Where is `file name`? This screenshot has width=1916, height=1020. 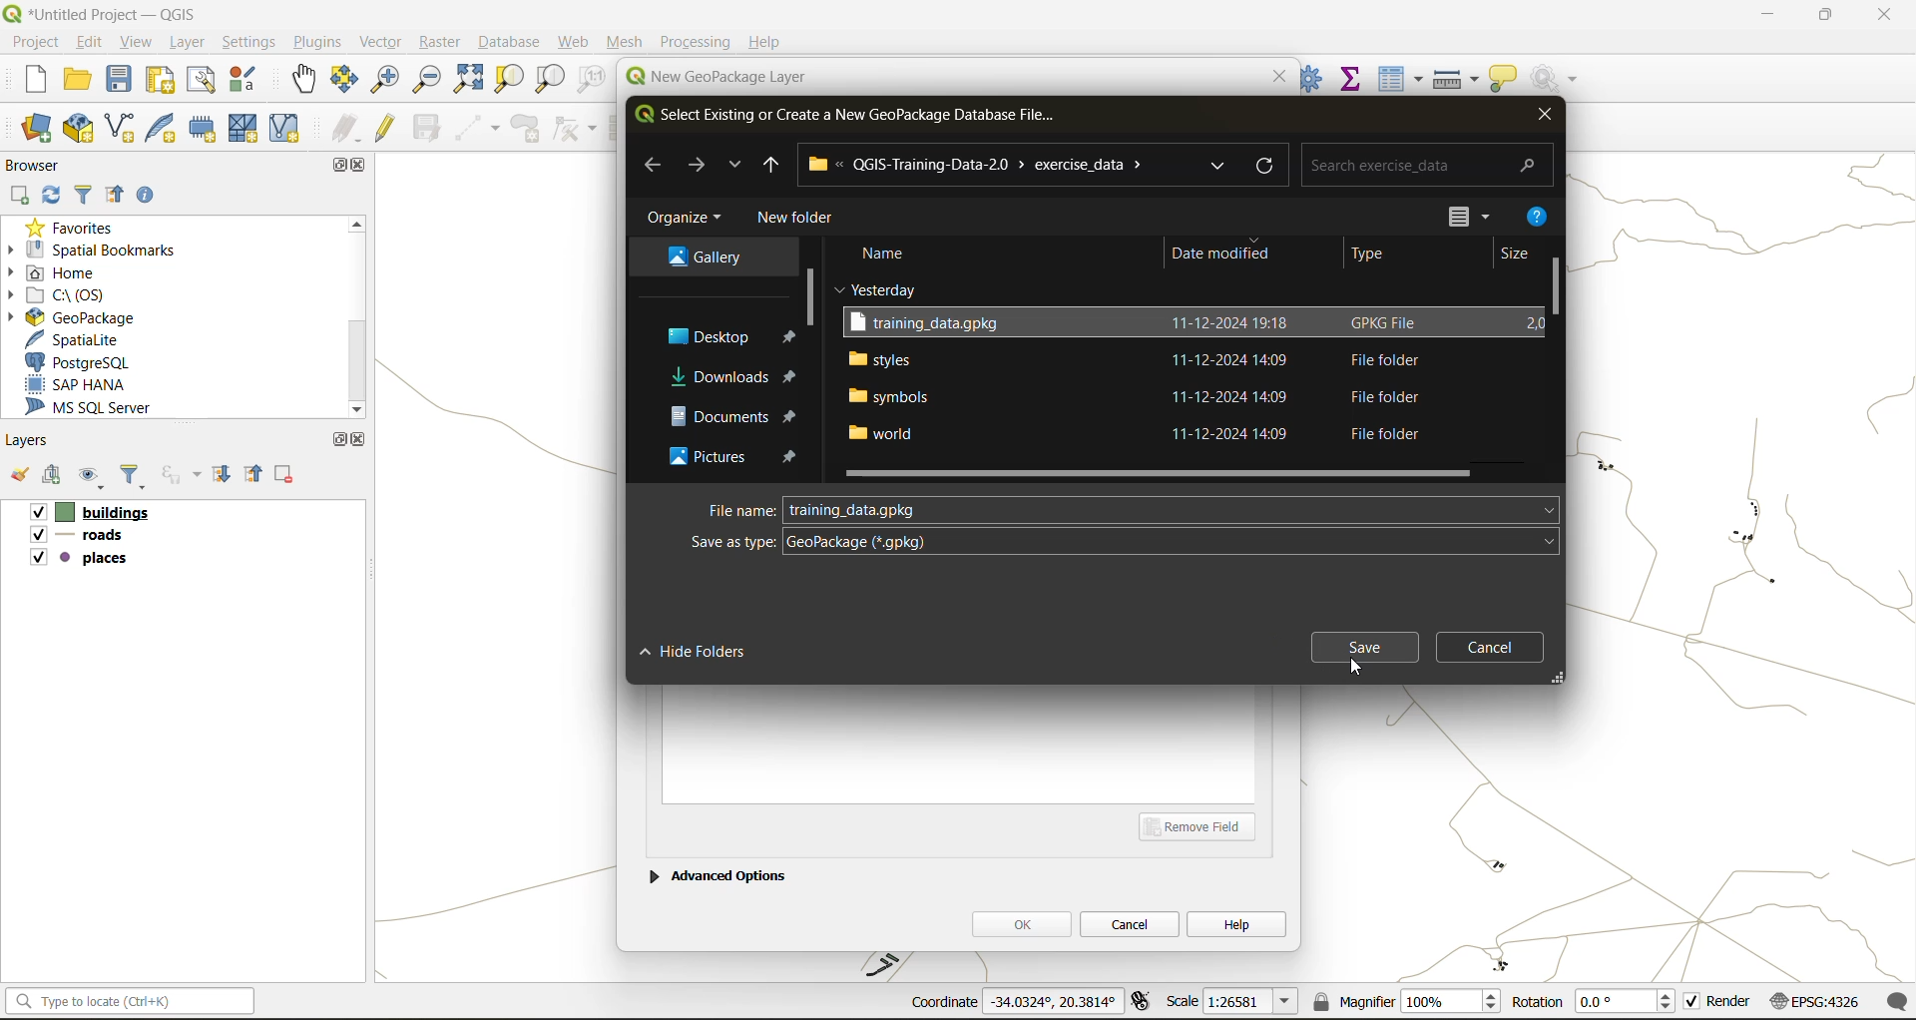
file name is located at coordinates (739, 510).